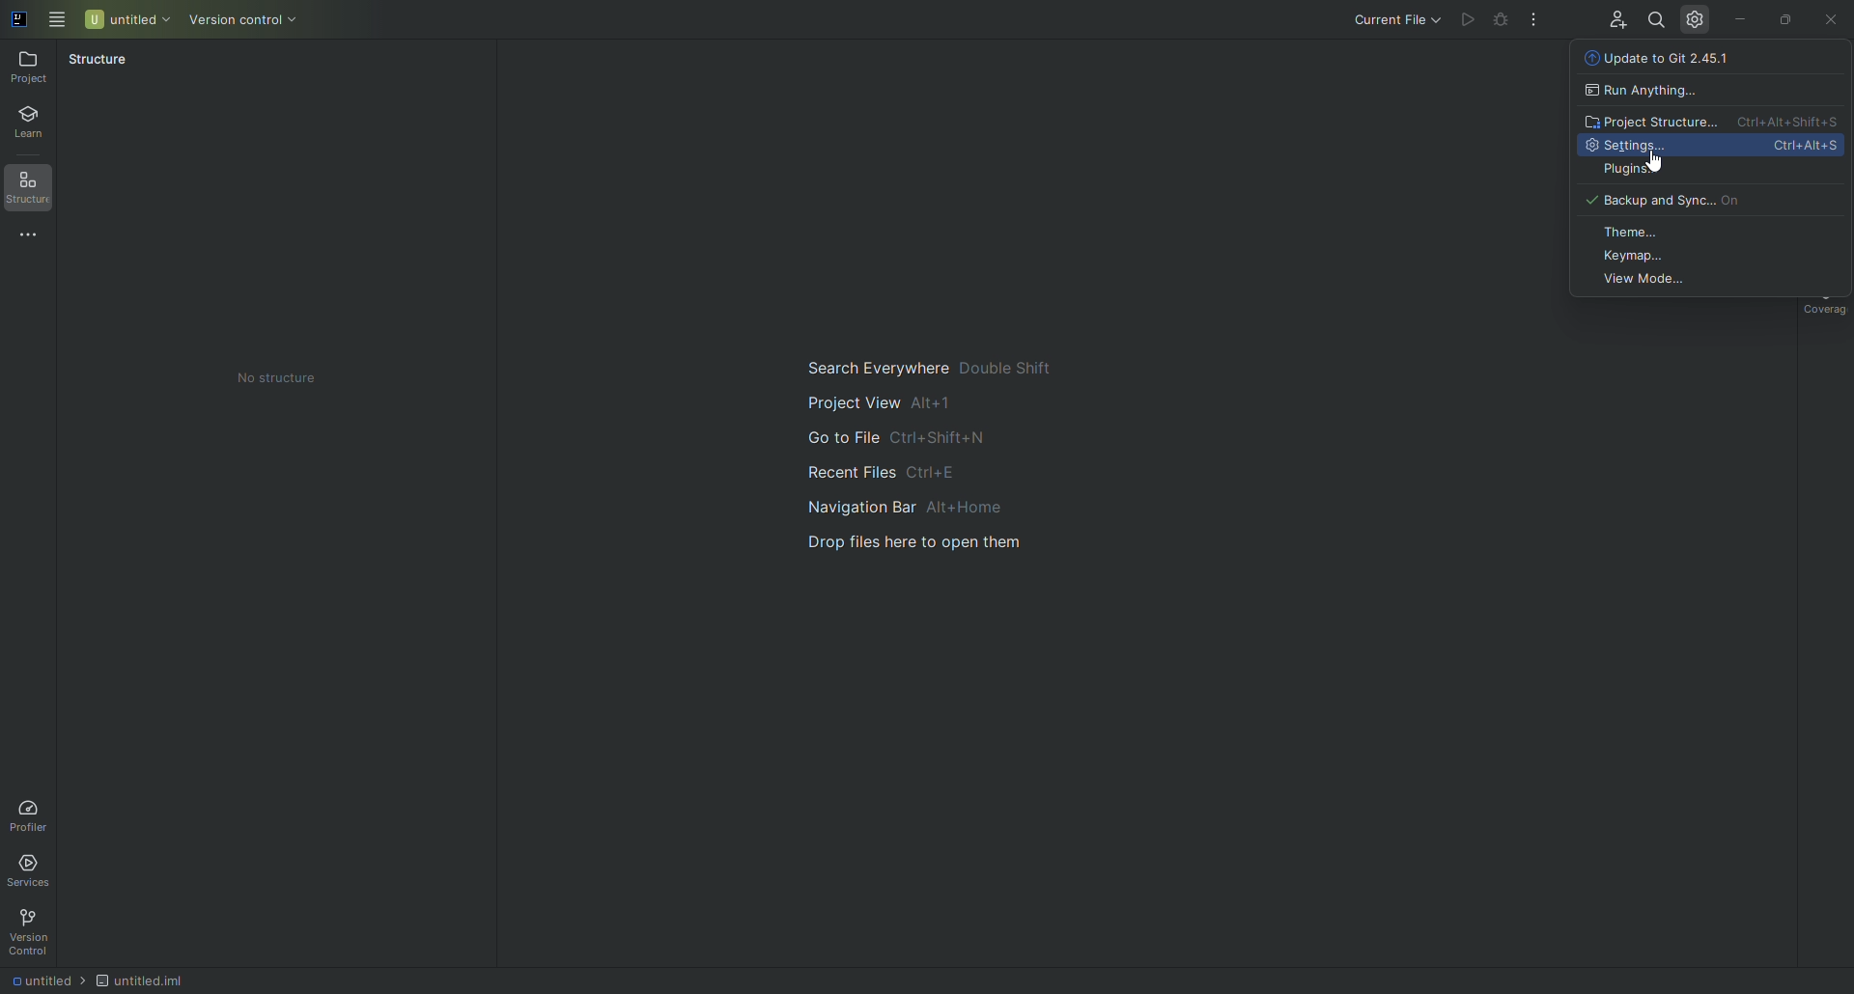  Describe the element at coordinates (40, 867) in the screenshot. I see `Services` at that location.